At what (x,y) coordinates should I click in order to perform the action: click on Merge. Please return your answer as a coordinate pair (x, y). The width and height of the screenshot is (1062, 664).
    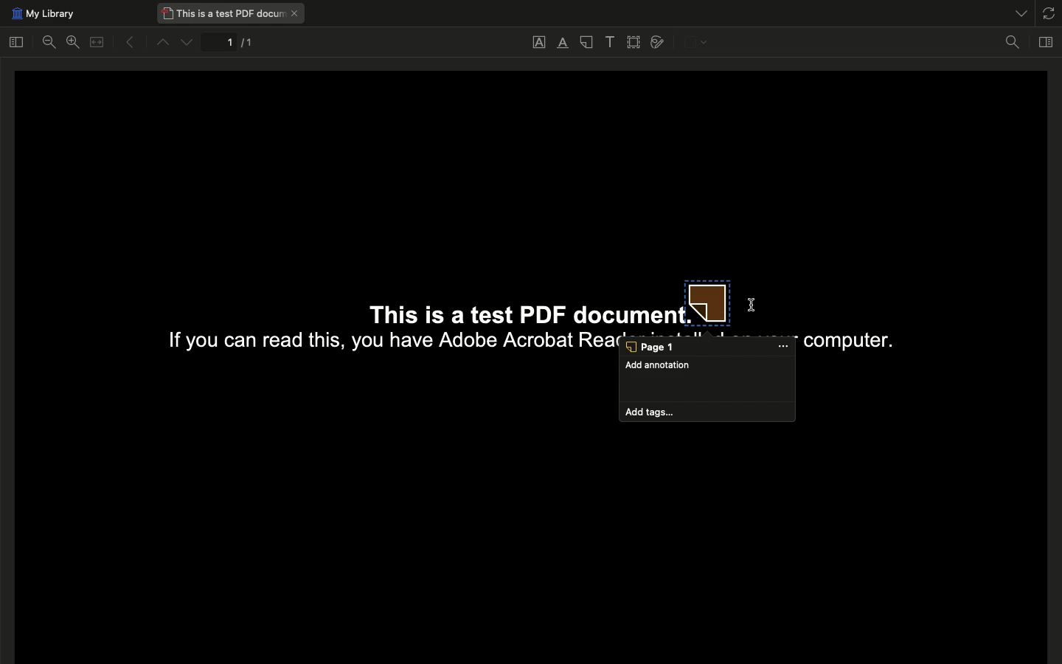
    Looking at the image, I should click on (97, 43).